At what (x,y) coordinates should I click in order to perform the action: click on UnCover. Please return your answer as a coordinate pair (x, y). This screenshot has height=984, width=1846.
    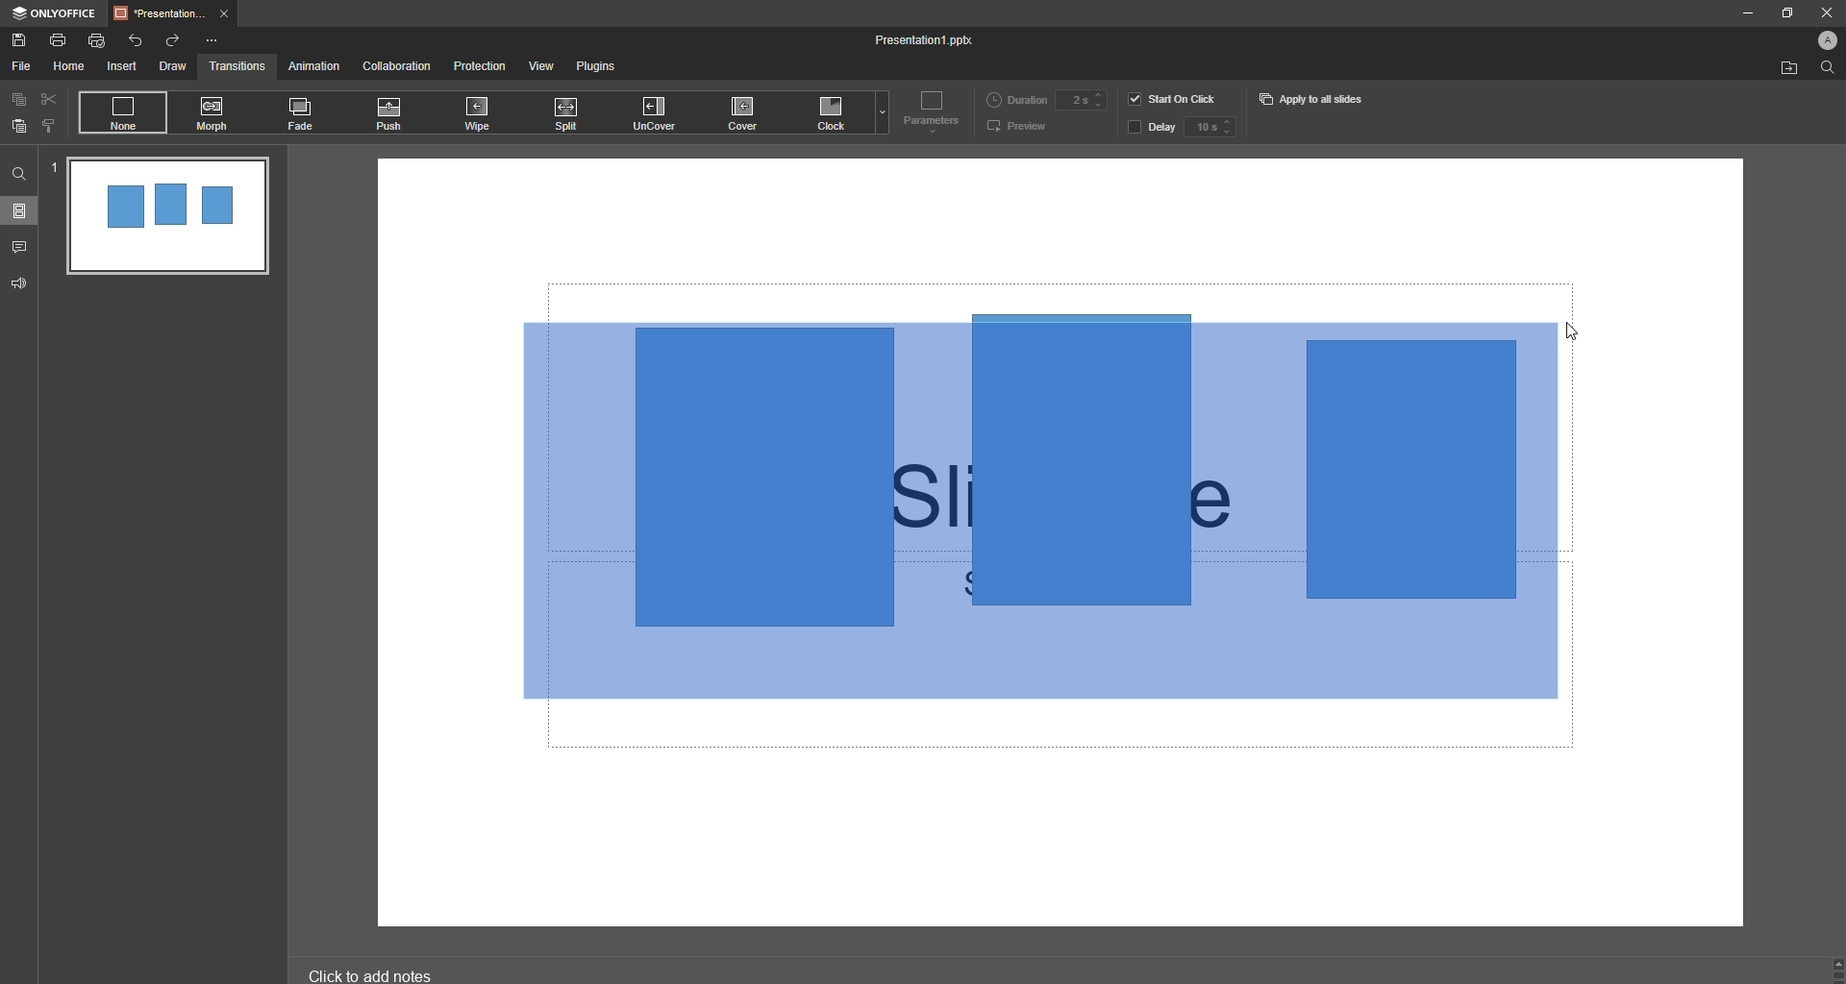
    Looking at the image, I should click on (661, 114).